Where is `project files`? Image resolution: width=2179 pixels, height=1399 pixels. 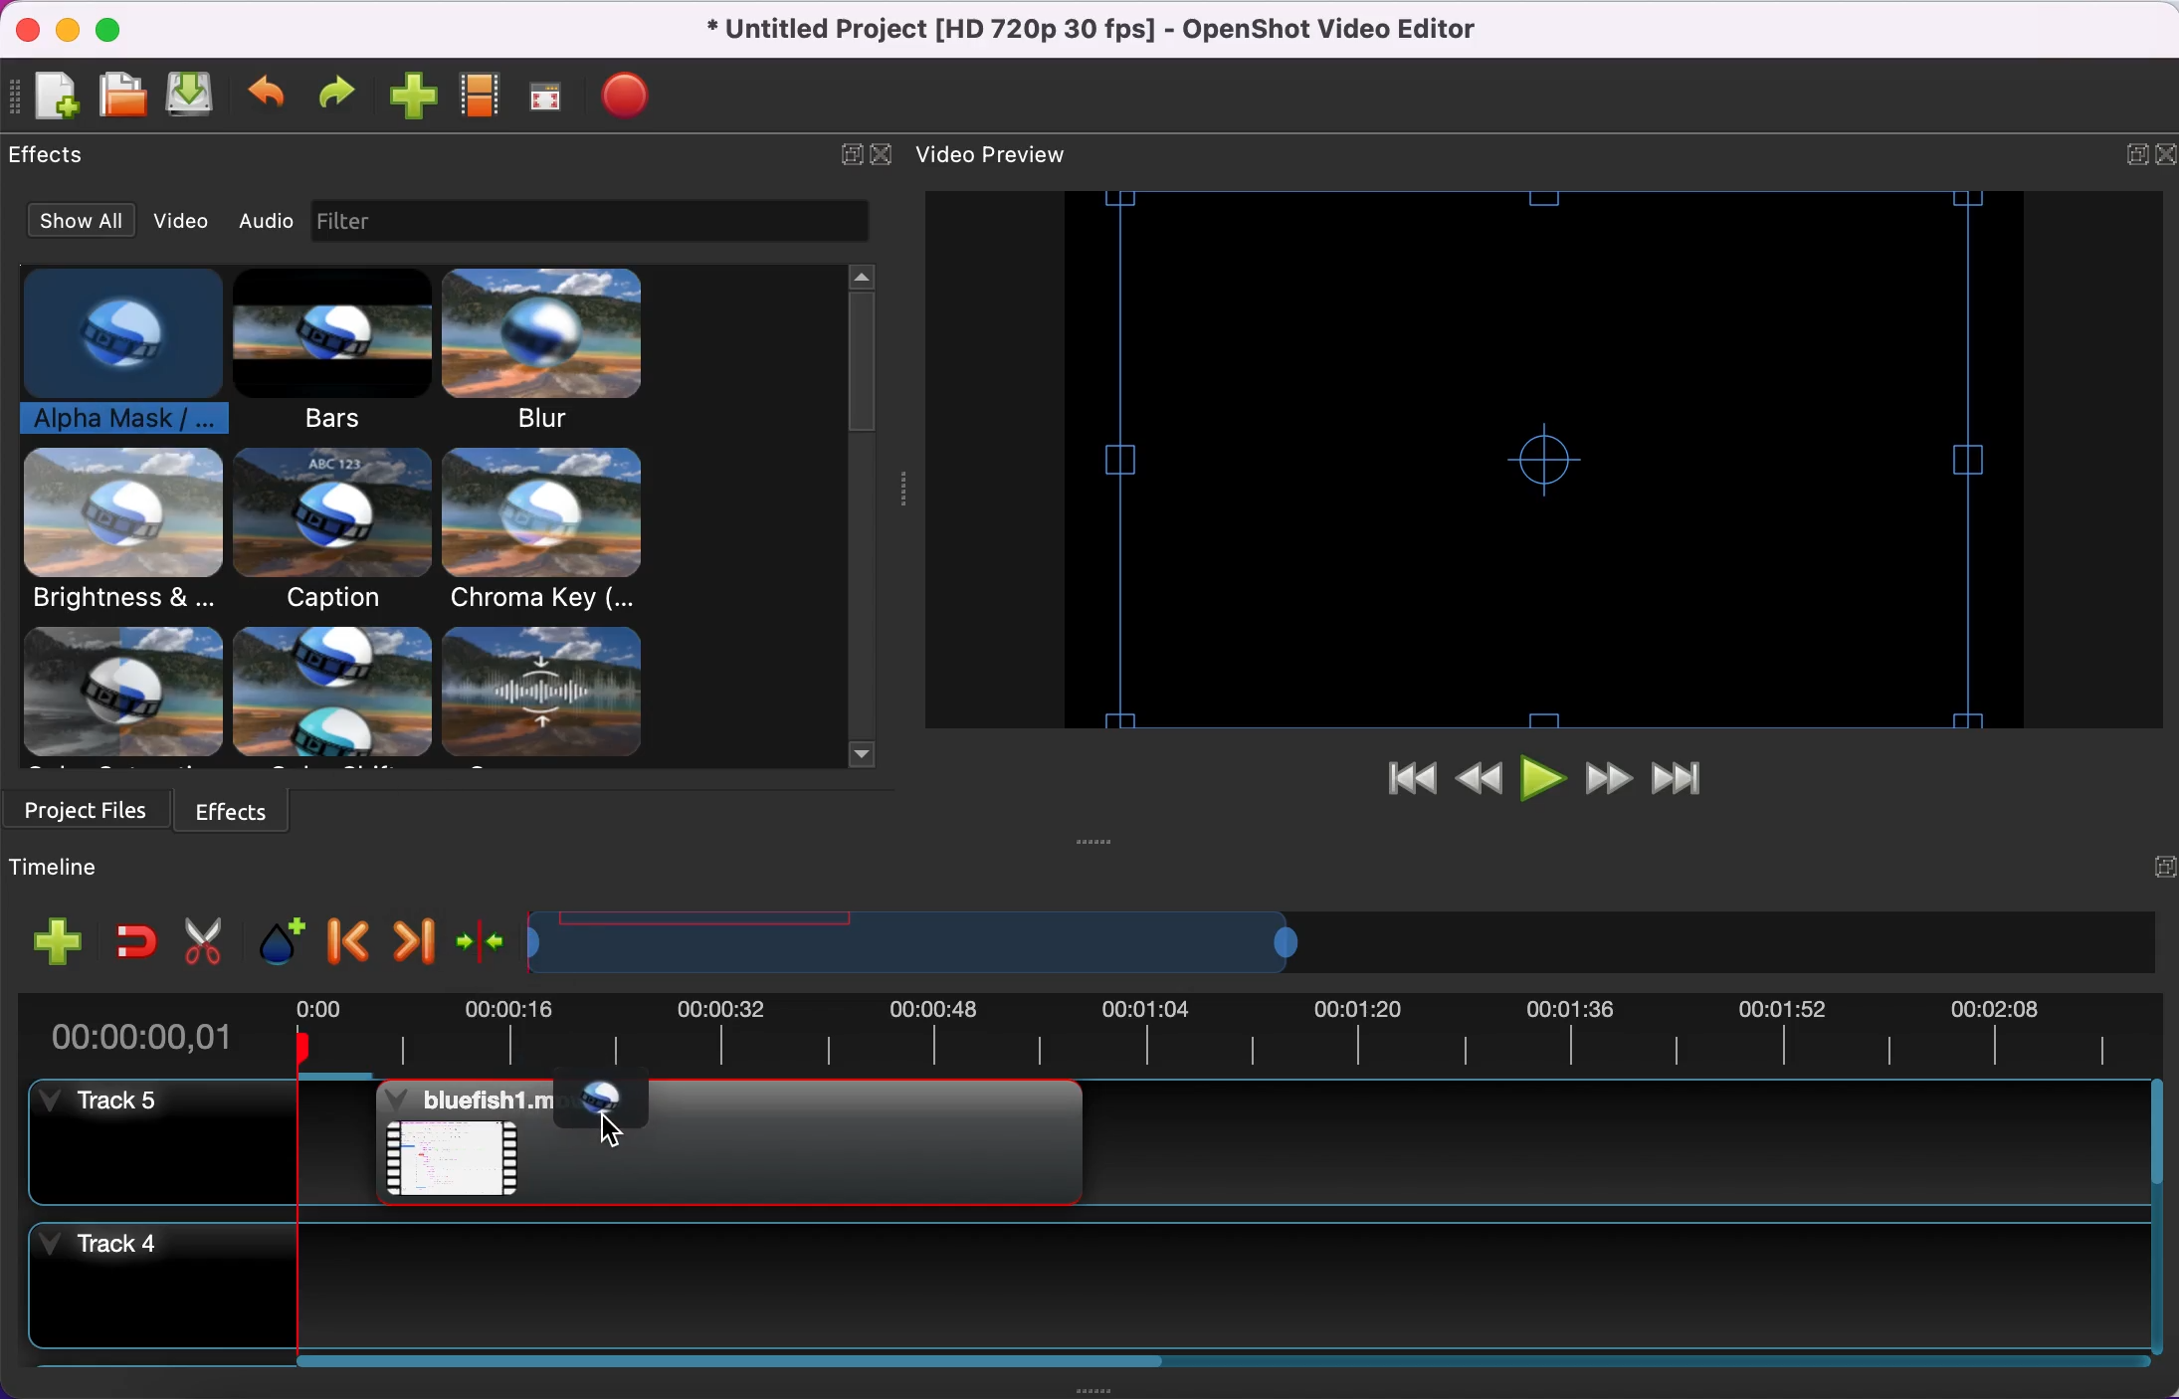
project files is located at coordinates (90, 815).